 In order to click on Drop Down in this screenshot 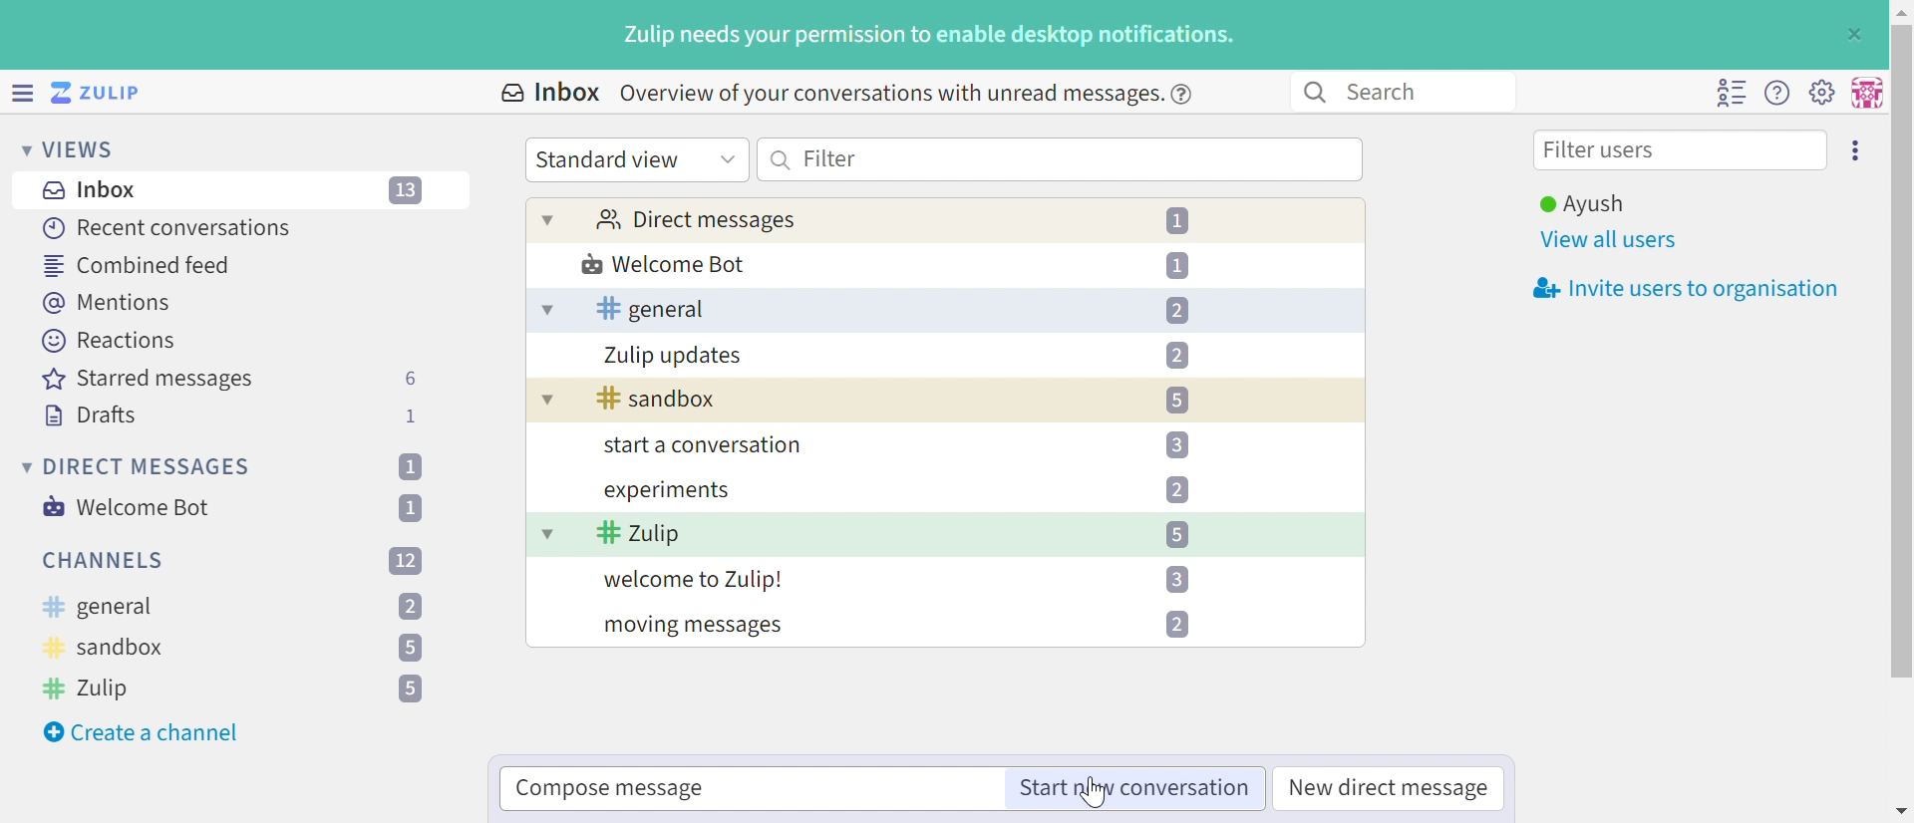, I will do `click(728, 157)`.